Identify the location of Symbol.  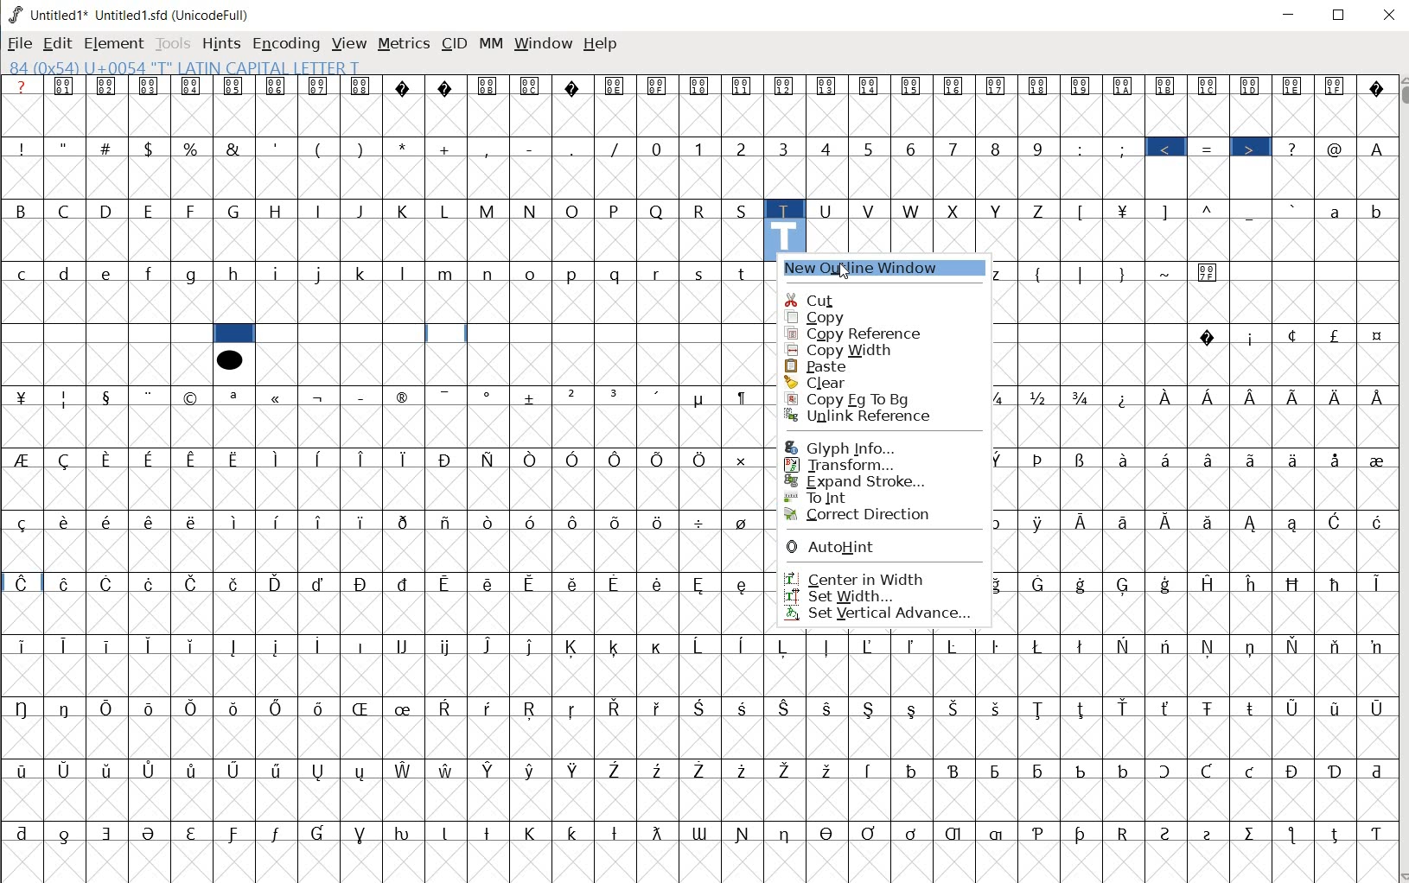
(1211, 398).